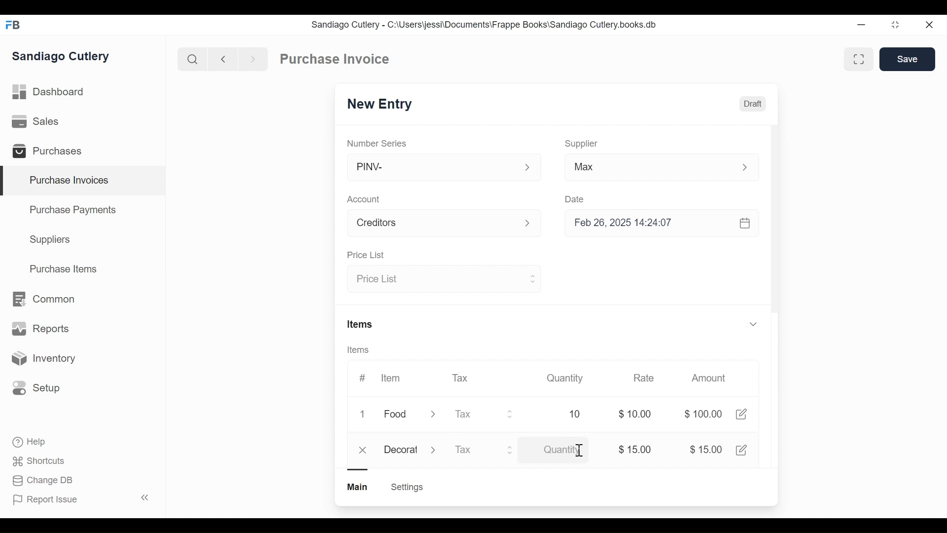 The height and width of the screenshot is (533, 947). What do you see at coordinates (361, 325) in the screenshot?
I see `Items` at bounding box center [361, 325].